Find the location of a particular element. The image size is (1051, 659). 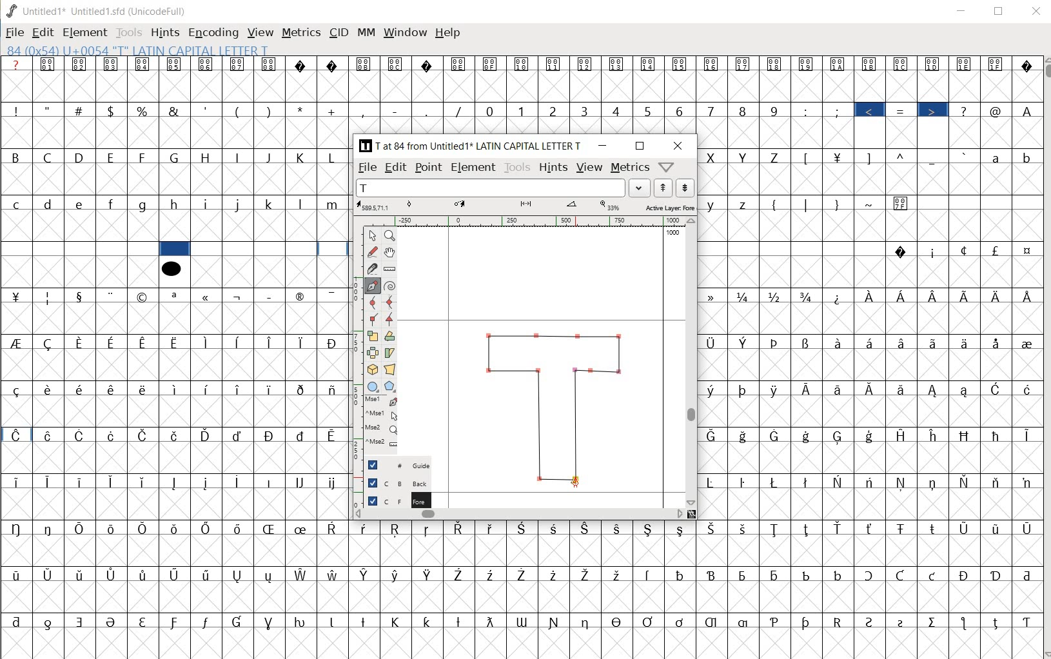

Symbol is located at coordinates (113, 296).